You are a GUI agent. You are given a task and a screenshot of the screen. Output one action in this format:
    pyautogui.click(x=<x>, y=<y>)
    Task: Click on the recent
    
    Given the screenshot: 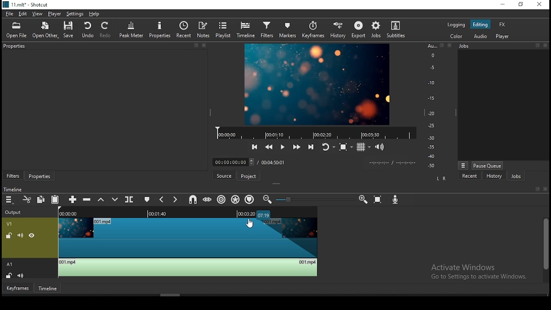 What is the action you would take?
    pyautogui.click(x=185, y=30)
    